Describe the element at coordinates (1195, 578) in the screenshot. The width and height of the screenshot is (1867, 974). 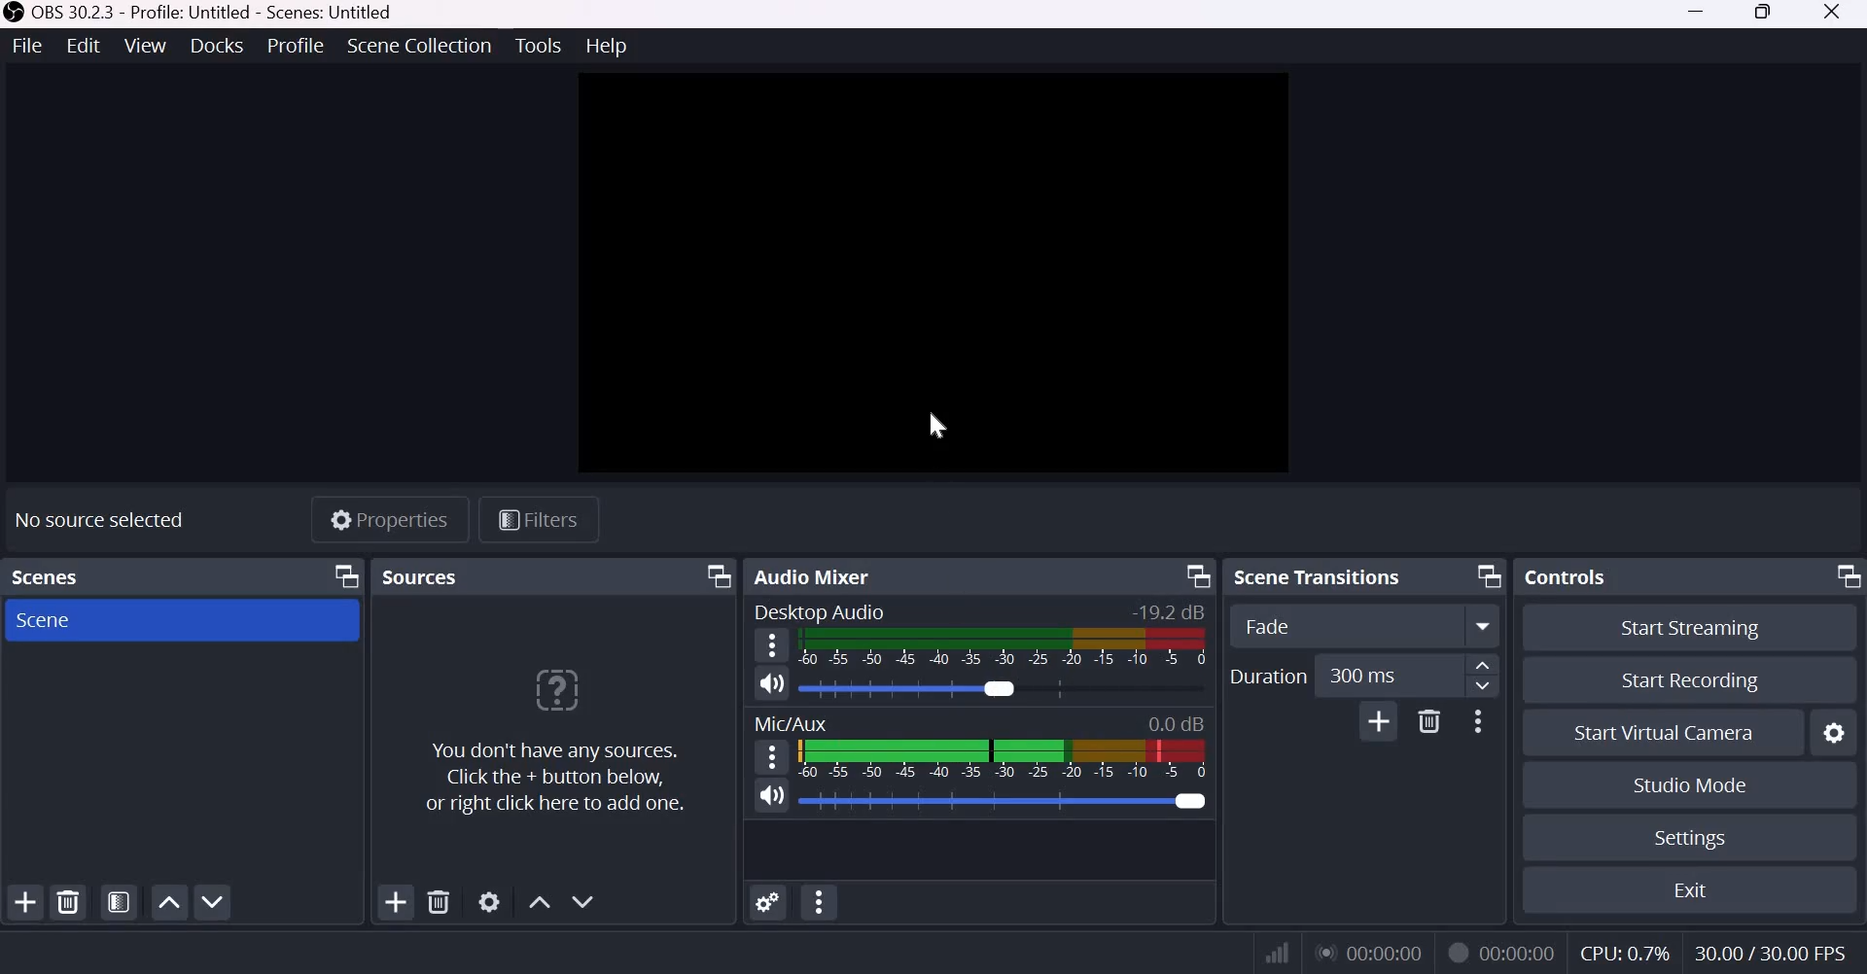
I see `Dock Options icon` at that location.